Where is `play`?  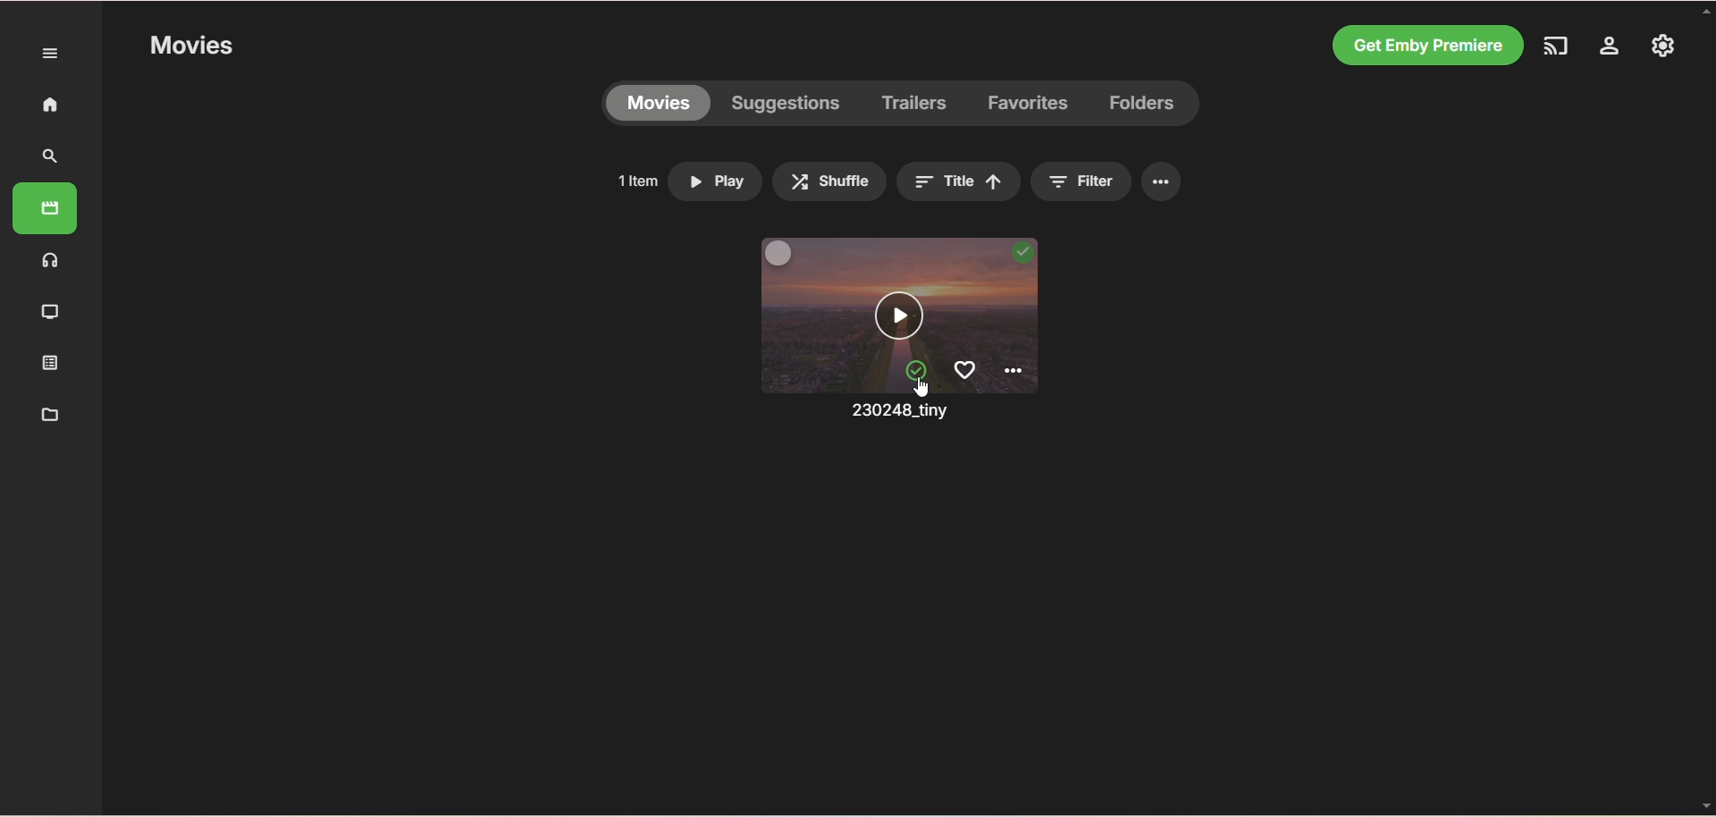 play is located at coordinates (902, 317).